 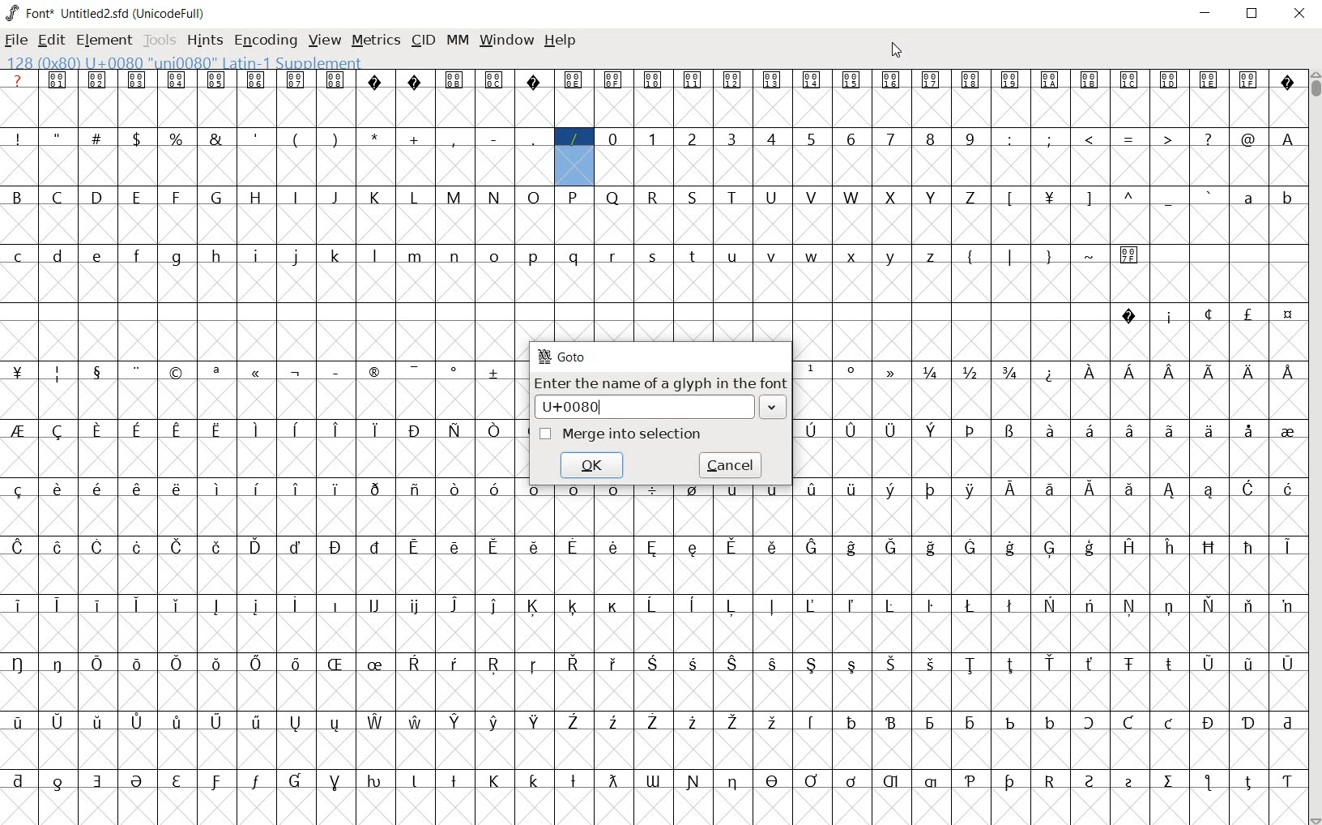 What do you see at coordinates (889, 605) in the screenshot?
I see `glyph` at bounding box center [889, 605].